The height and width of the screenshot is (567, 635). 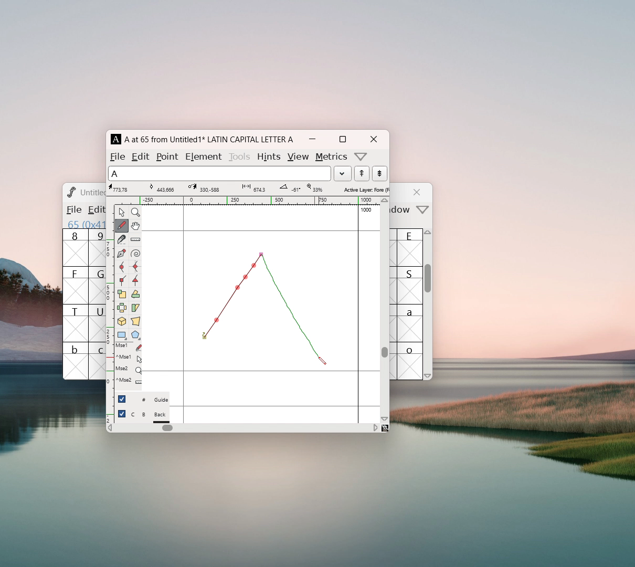 What do you see at coordinates (358, 313) in the screenshot?
I see `right side bearing` at bounding box center [358, 313].